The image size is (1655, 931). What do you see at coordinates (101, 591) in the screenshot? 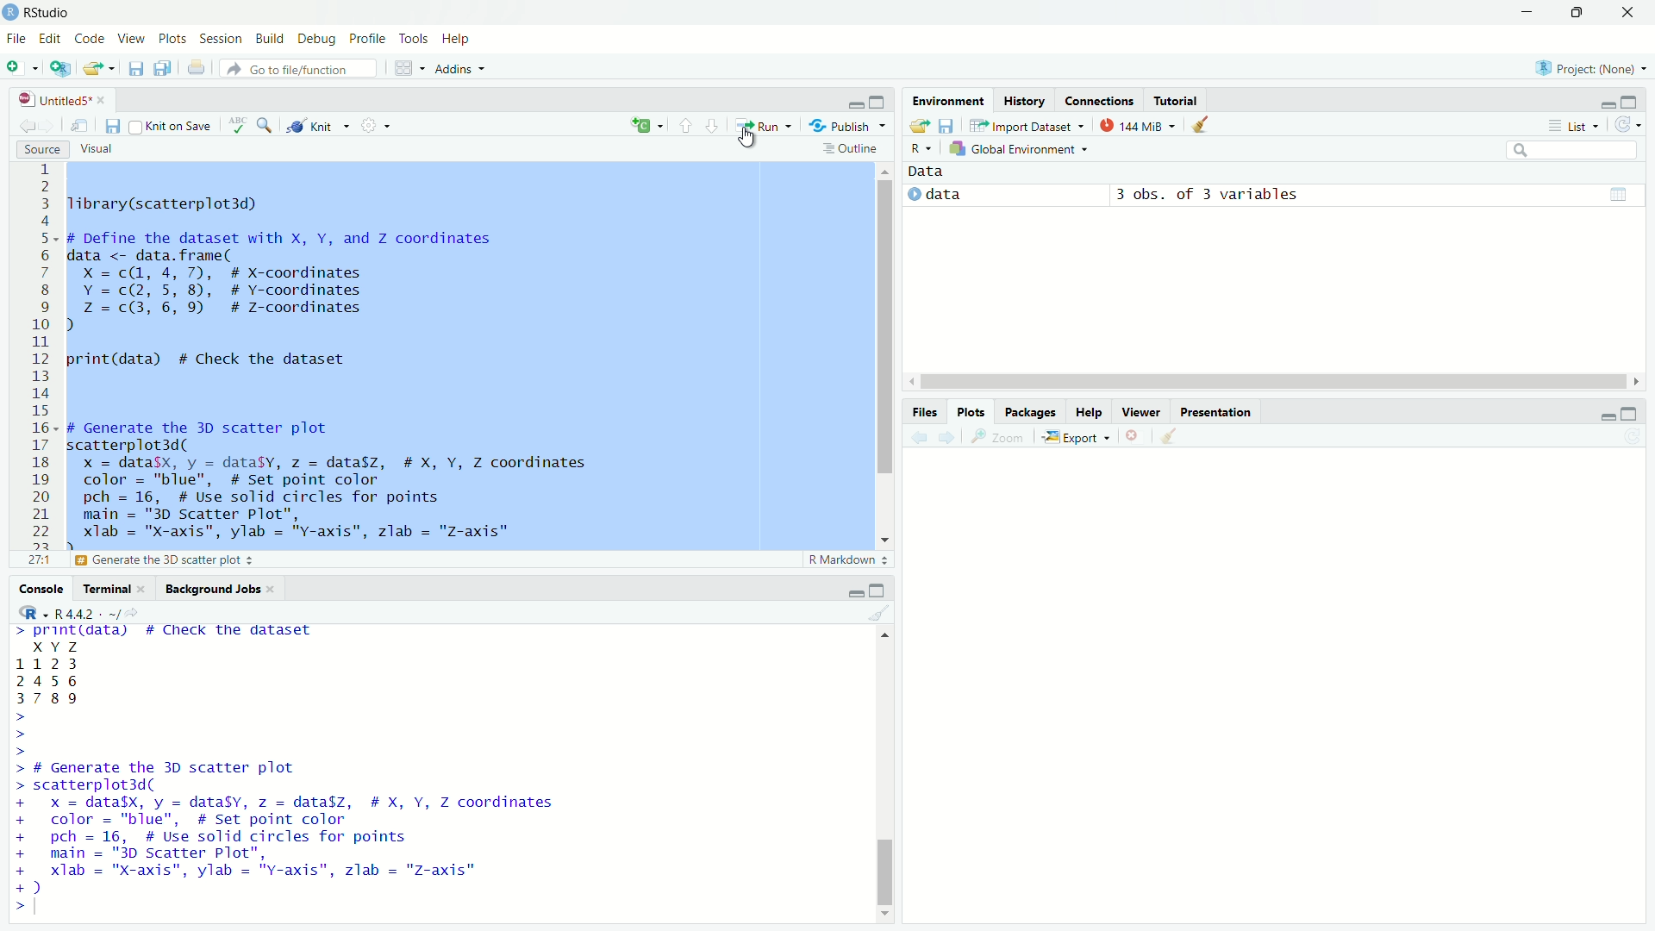
I see `terminal` at bounding box center [101, 591].